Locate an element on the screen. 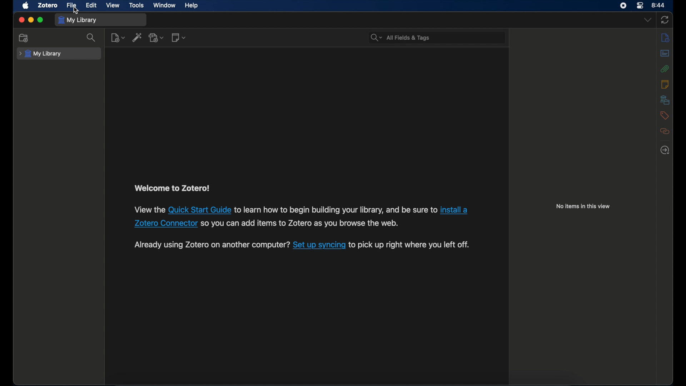 This screenshot has width=686, height=386. software information is located at coordinates (410, 245).